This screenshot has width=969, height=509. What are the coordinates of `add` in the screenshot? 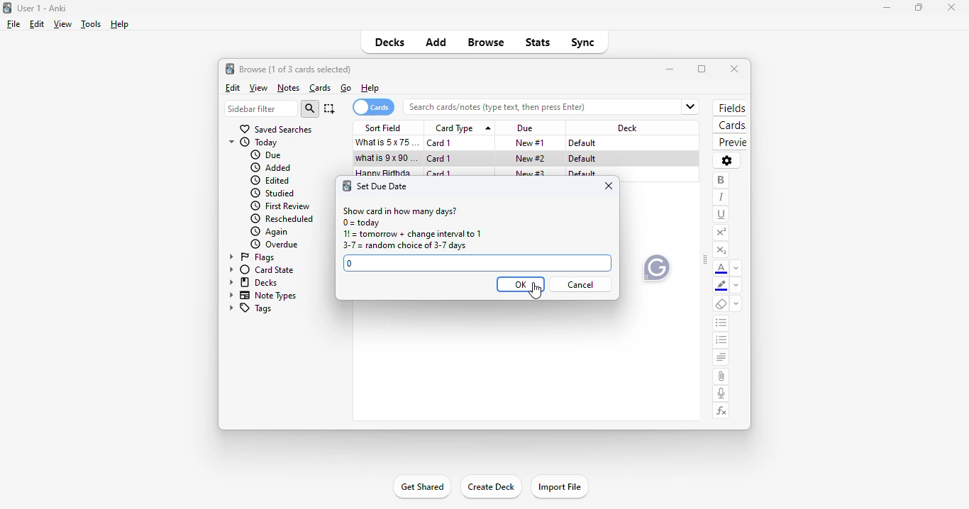 It's located at (437, 41).